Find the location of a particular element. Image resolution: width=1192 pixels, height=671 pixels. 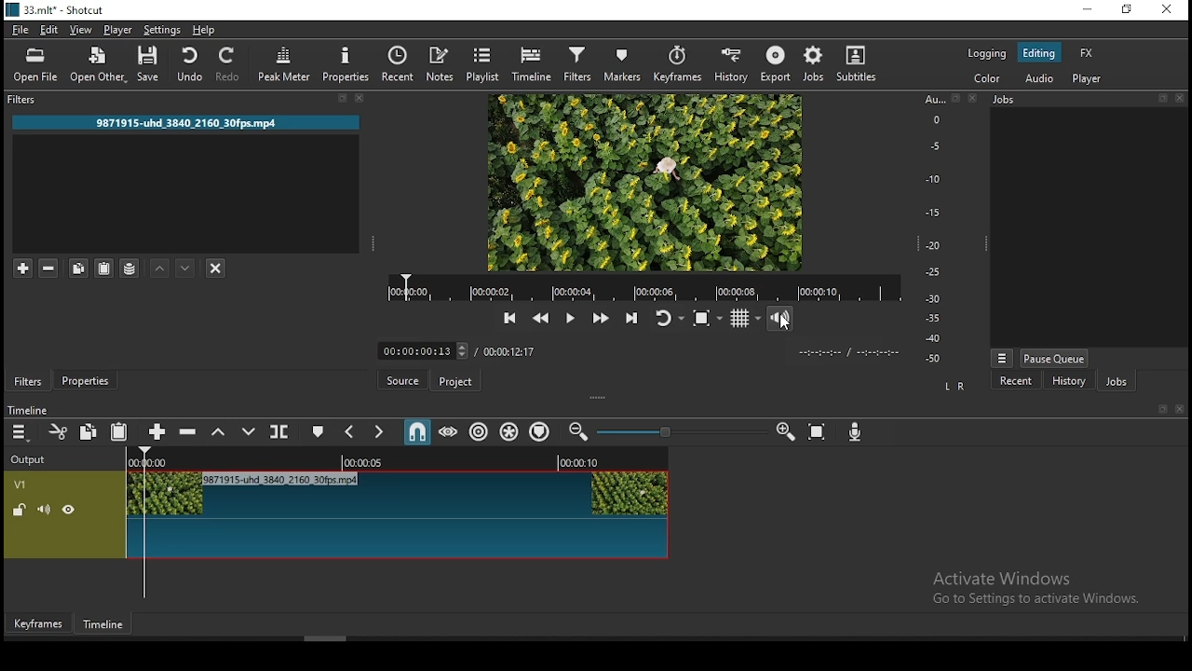

track time is located at coordinates (646, 288).